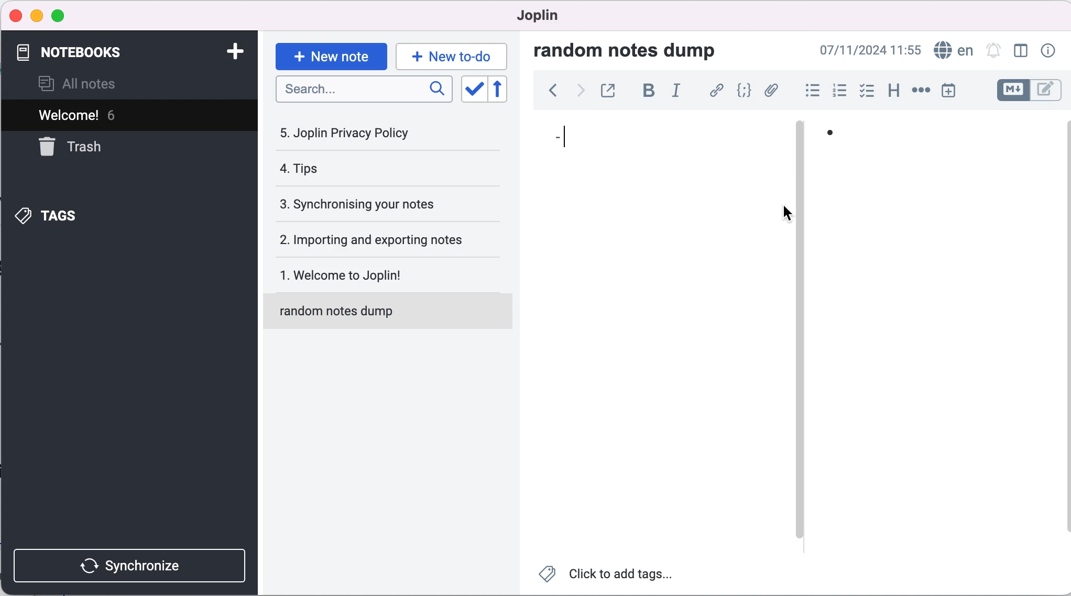  What do you see at coordinates (378, 239) in the screenshot?
I see `importing and exporting notes` at bounding box center [378, 239].